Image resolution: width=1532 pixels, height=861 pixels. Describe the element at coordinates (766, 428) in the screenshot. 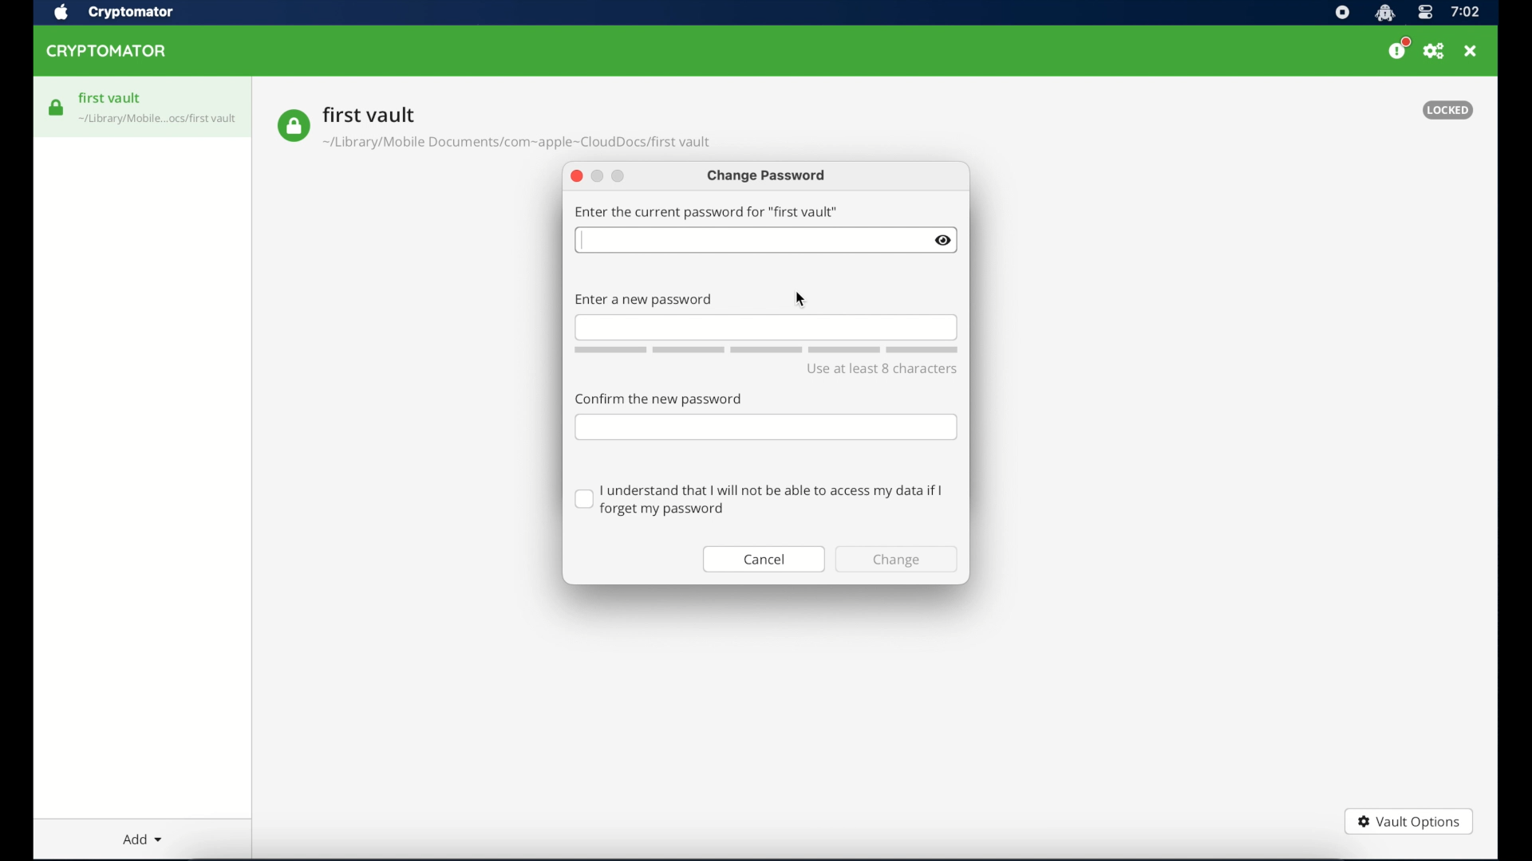

I see `confirm password field` at that location.